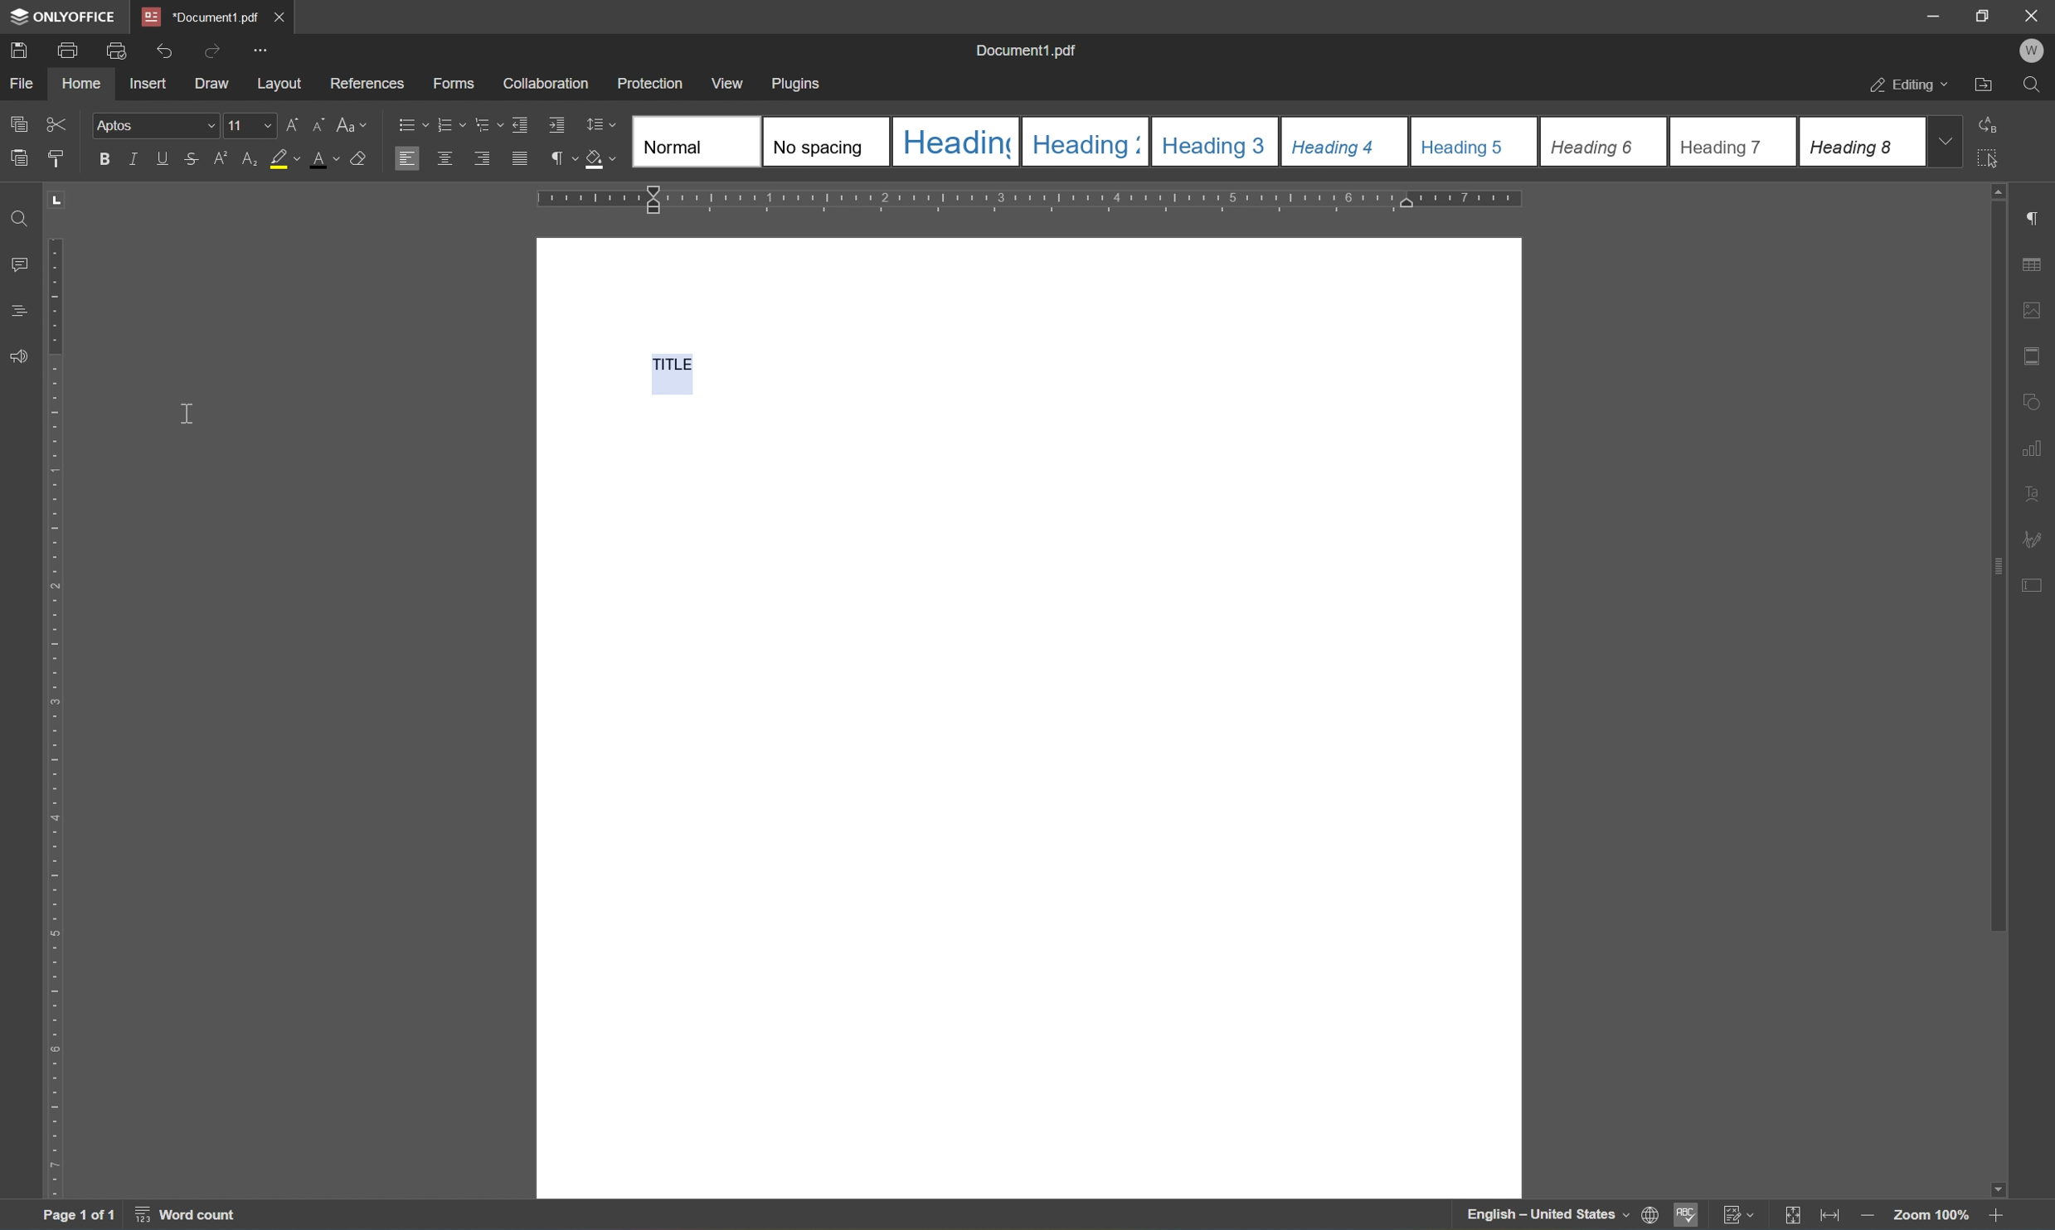 The width and height of the screenshot is (2055, 1230). I want to click on Decrement font size, so click(318, 126).